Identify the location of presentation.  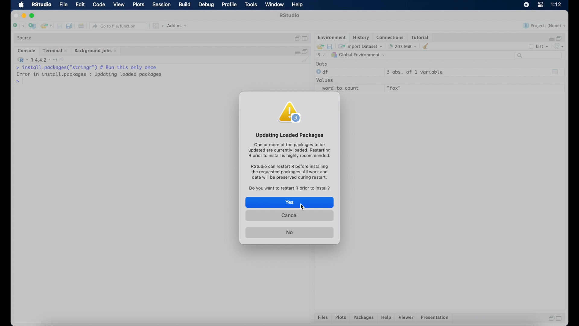
(436, 318).